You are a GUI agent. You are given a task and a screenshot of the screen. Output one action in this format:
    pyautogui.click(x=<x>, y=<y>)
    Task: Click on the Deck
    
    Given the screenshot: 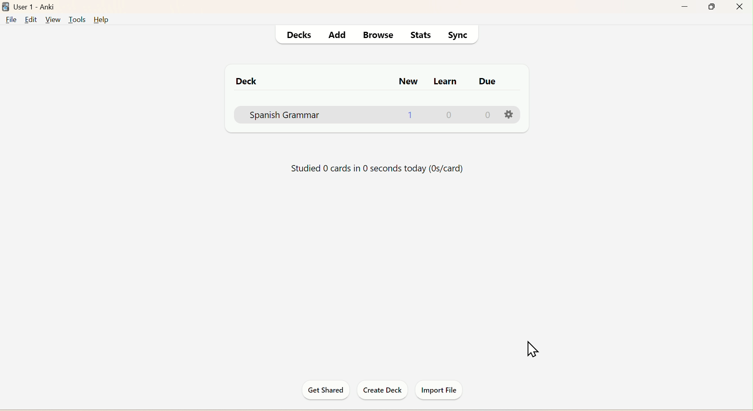 What is the action you would take?
    pyautogui.click(x=249, y=82)
    